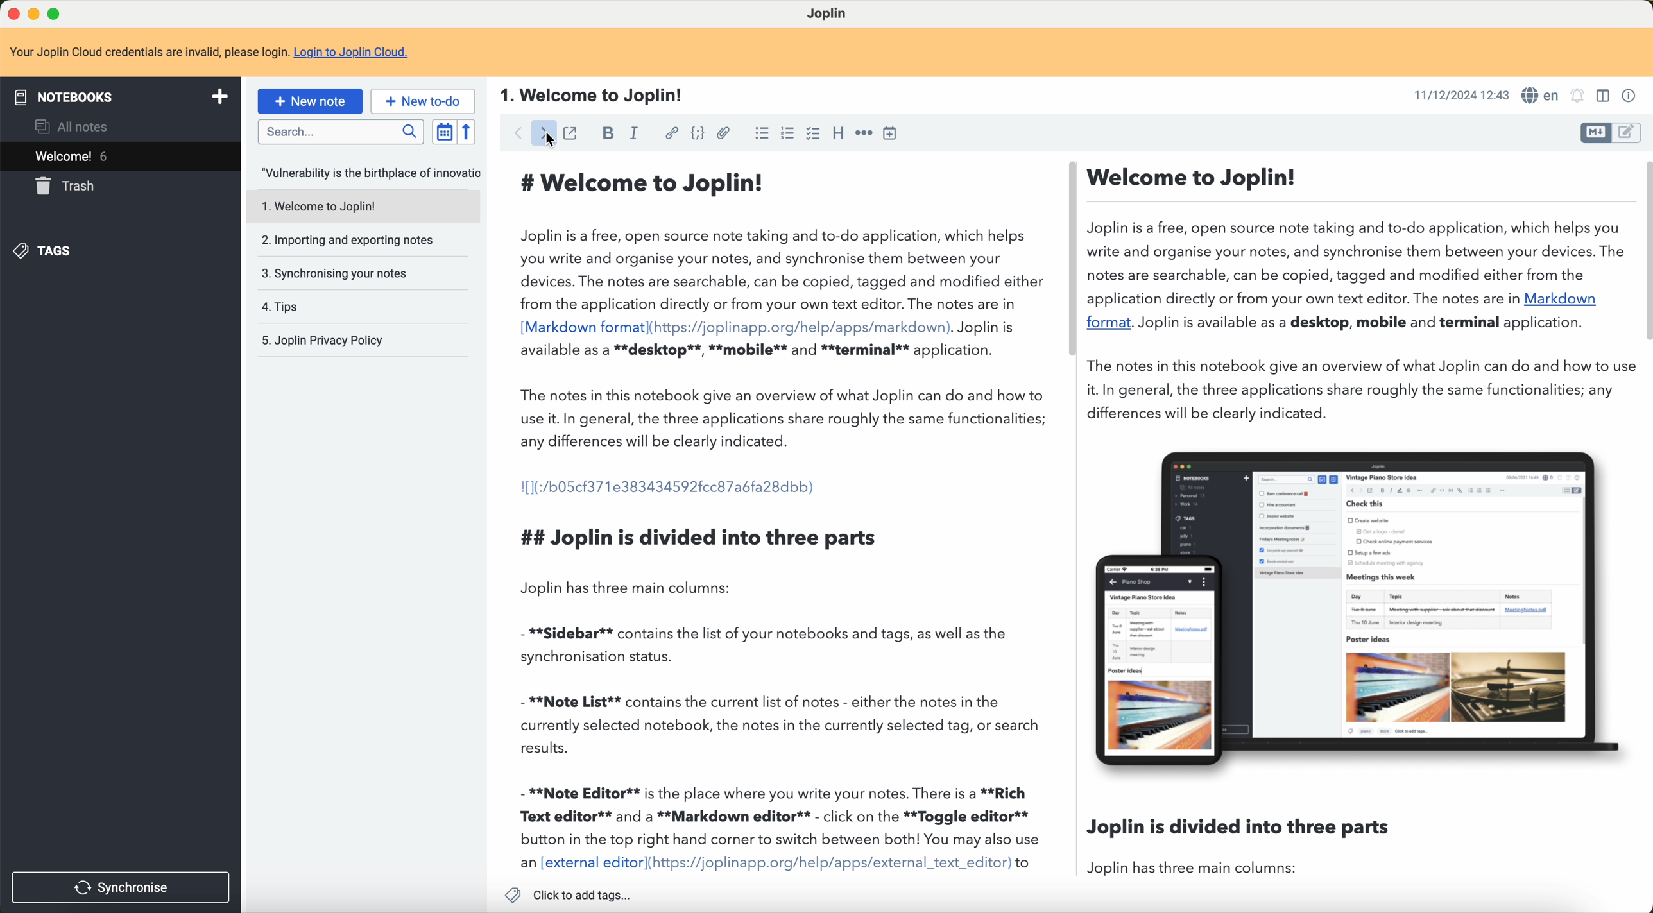 This screenshot has height=913, width=1653. What do you see at coordinates (511, 135) in the screenshot?
I see `click on back` at bounding box center [511, 135].